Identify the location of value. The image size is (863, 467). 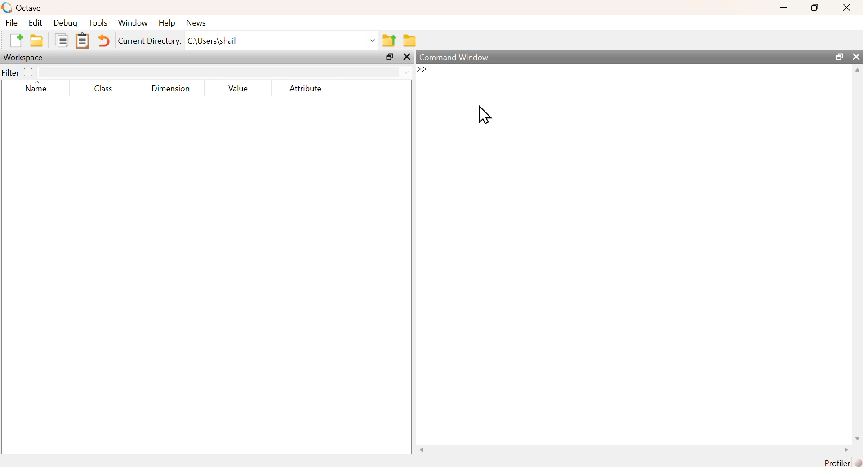
(238, 89).